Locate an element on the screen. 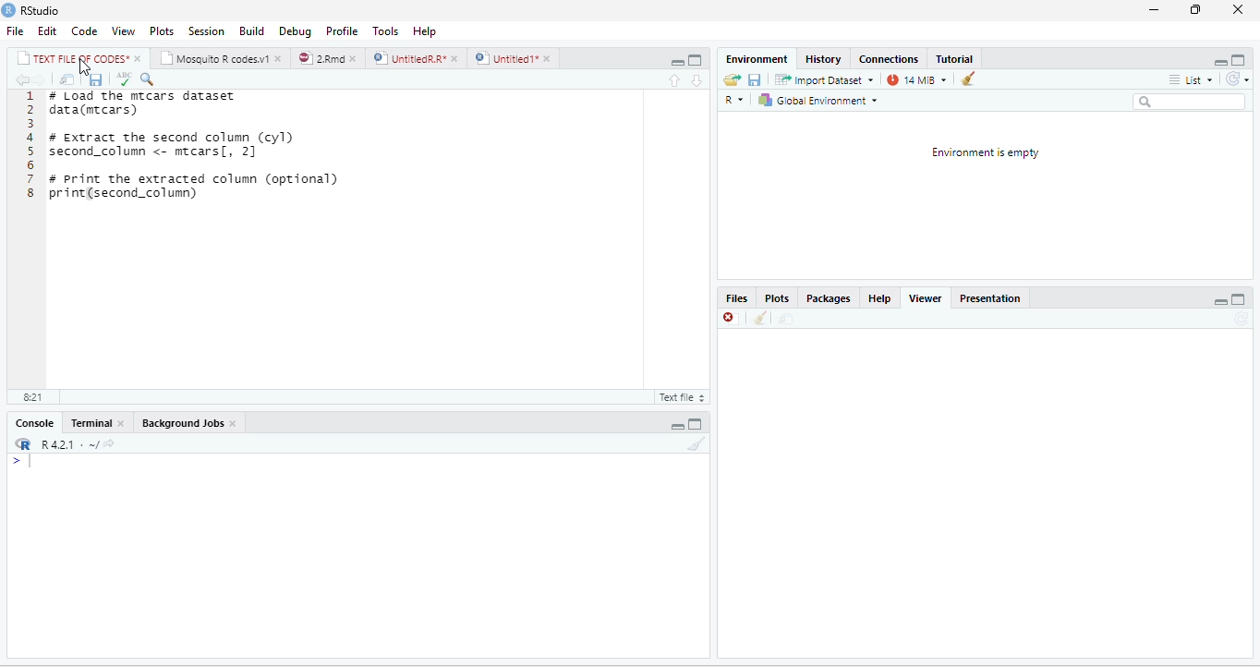 The width and height of the screenshot is (1260, 667). ‘Mosquito R codes.v1 is located at coordinates (214, 57).